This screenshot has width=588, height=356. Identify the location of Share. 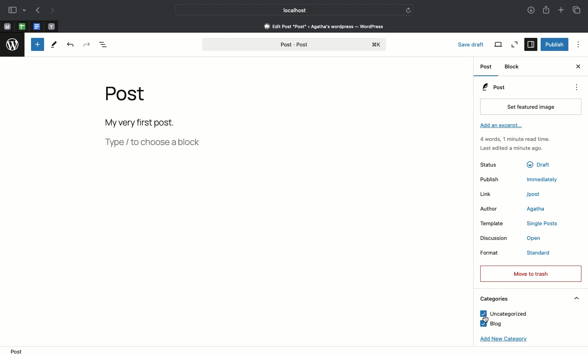
(546, 11).